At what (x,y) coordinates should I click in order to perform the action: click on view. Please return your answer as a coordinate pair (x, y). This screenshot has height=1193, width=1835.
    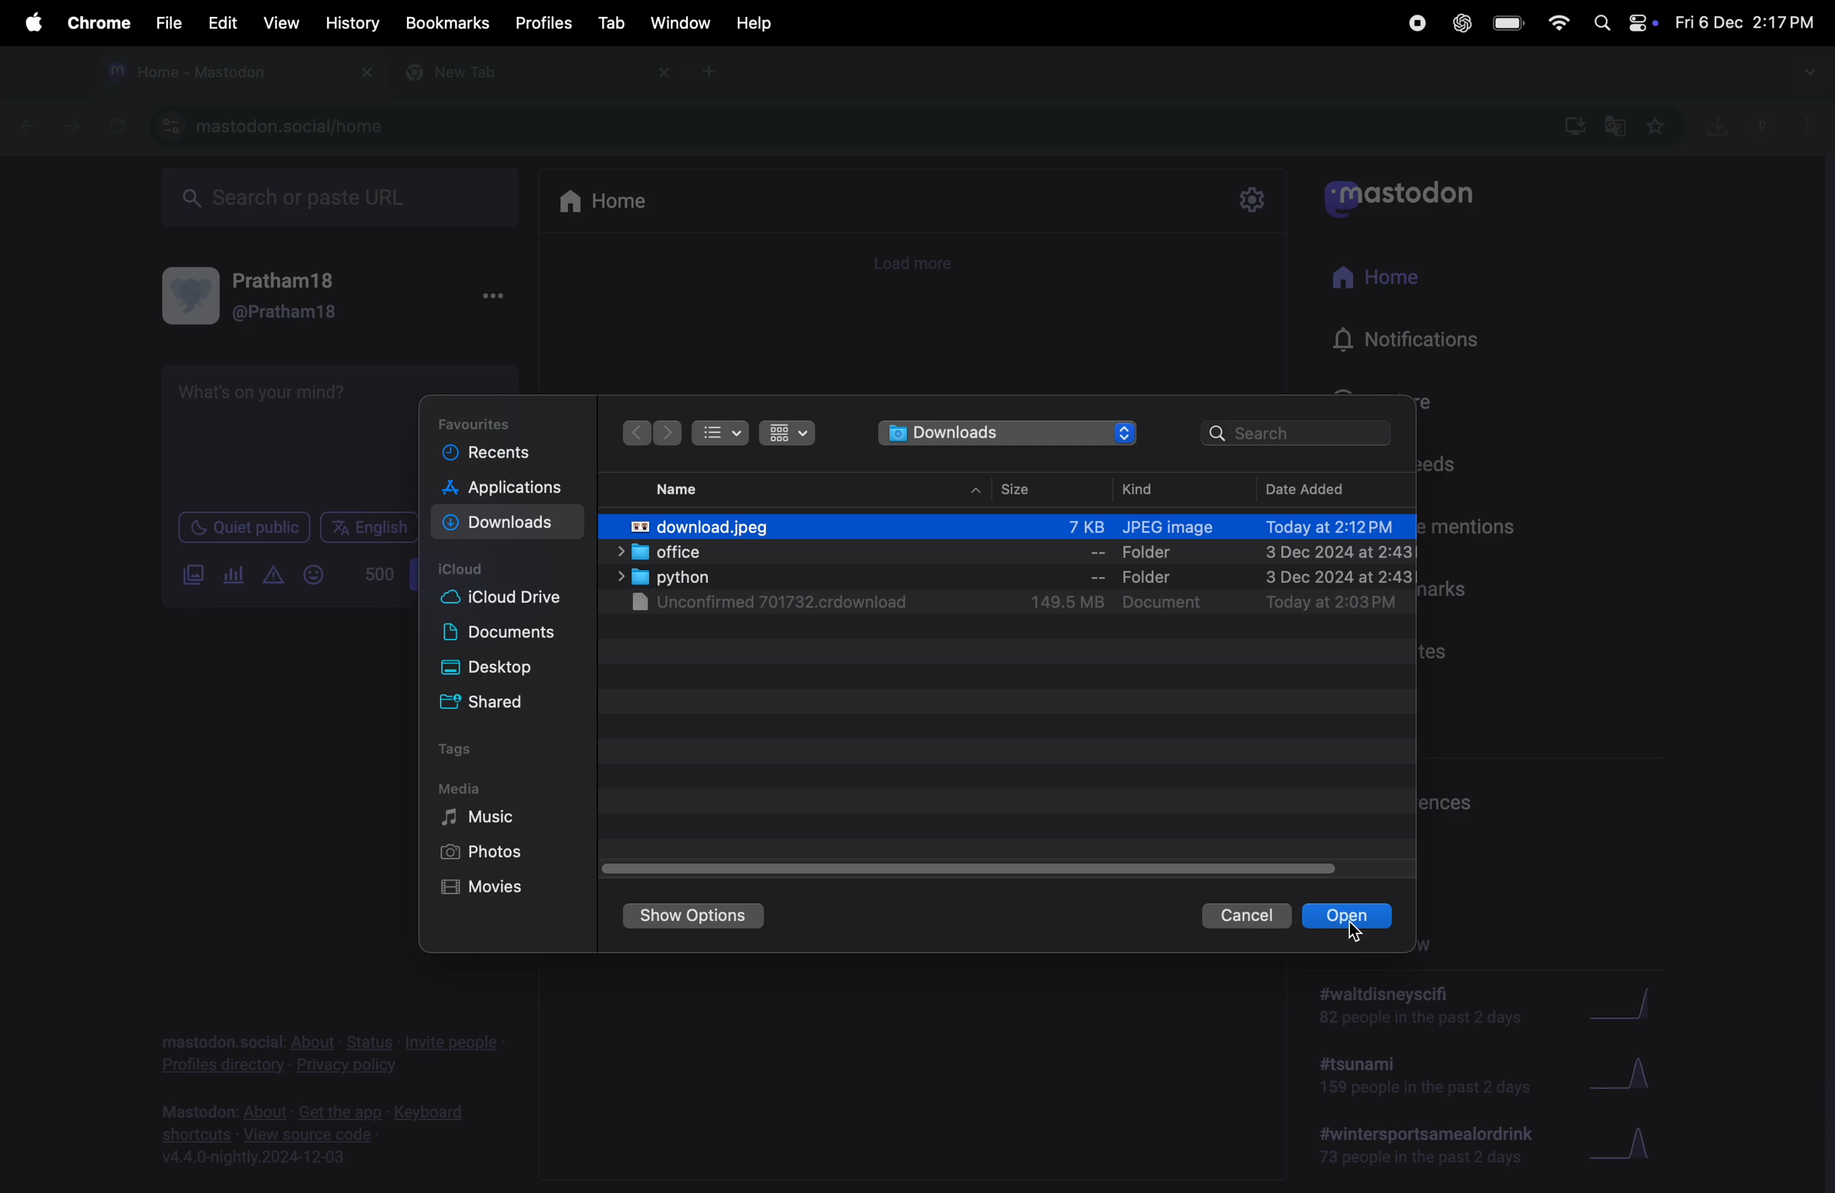
    Looking at the image, I should click on (278, 22).